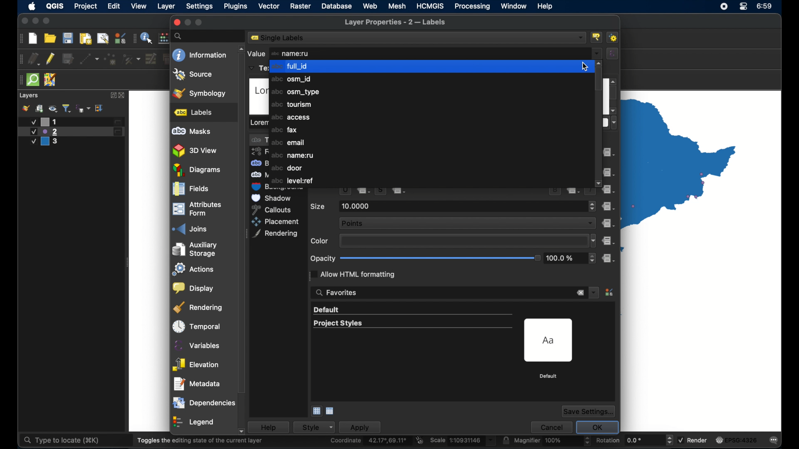  I want to click on email, so click(288, 142).